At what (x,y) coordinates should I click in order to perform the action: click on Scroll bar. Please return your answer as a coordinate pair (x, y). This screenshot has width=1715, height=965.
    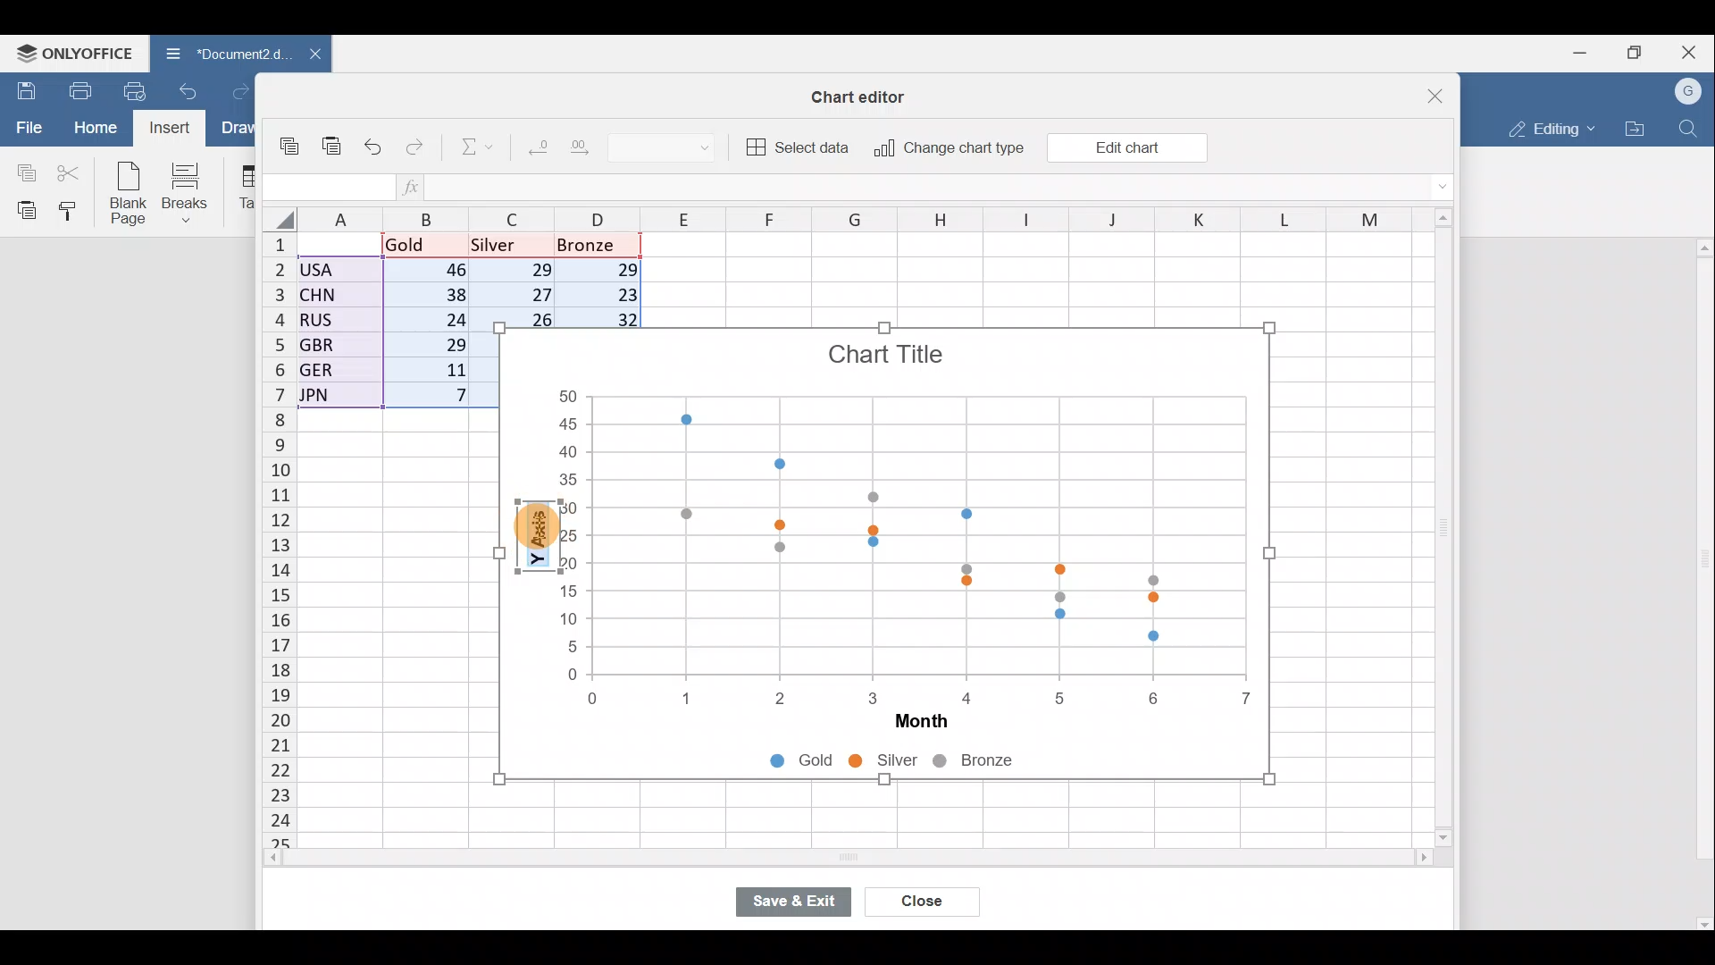
    Looking at the image, I should click on (1701, 583).